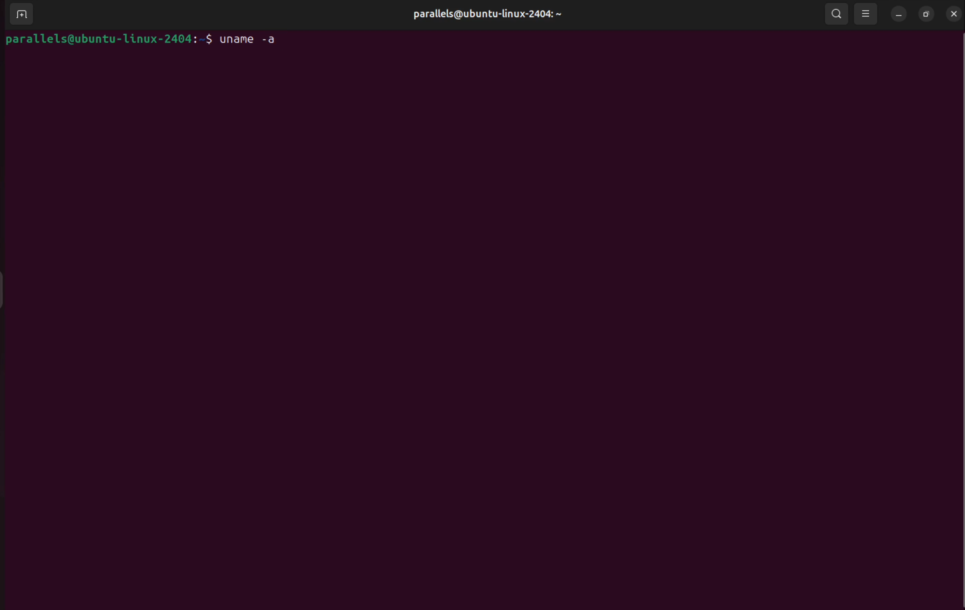  What do you see at coordinates (927, 13) in the screenshot?
I see `resize` at bounding box center [927, 13].